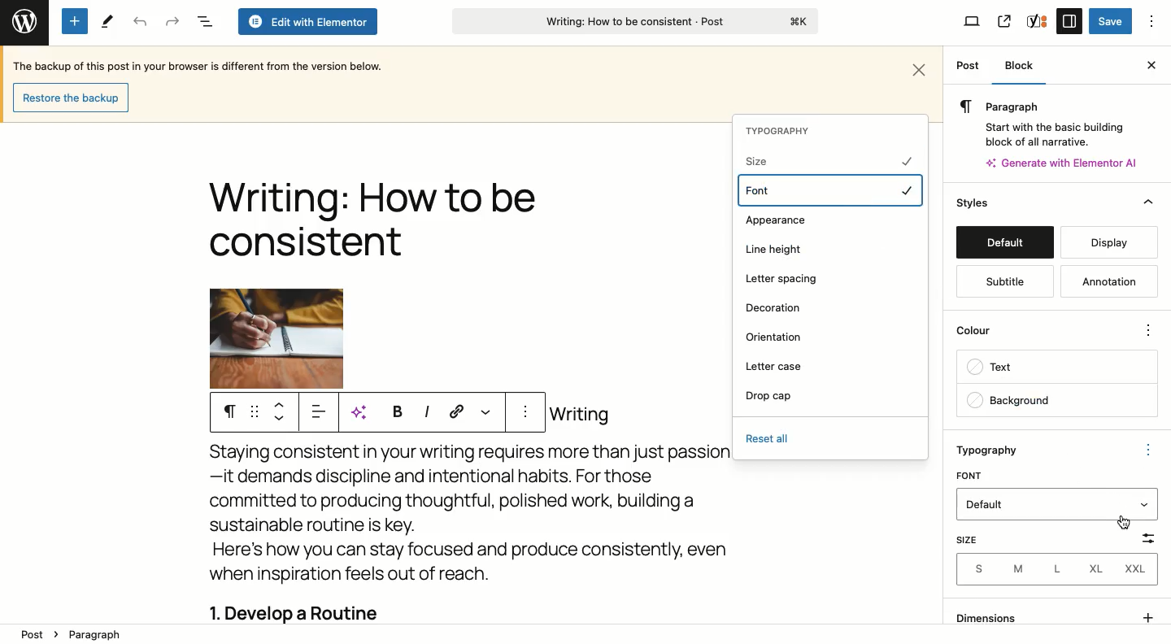 The width and height of the screenshot is (1171, 644). I want to click on Document overview, so click(204, 22).